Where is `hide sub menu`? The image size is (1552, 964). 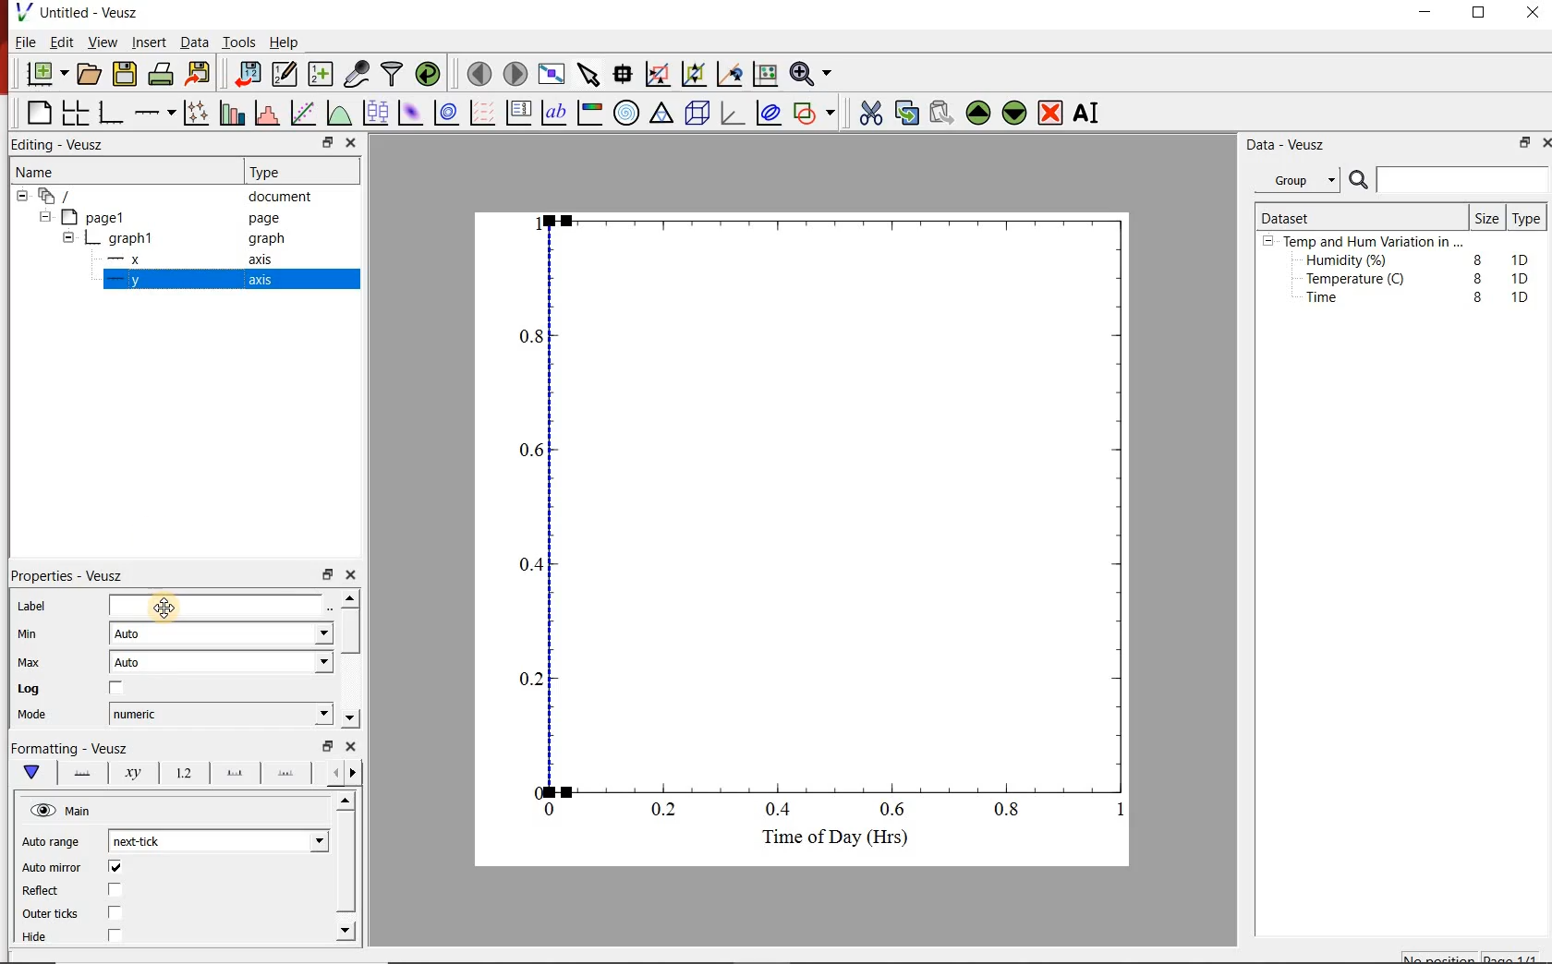
hide sub menu is located at coordinates (1268, 244).